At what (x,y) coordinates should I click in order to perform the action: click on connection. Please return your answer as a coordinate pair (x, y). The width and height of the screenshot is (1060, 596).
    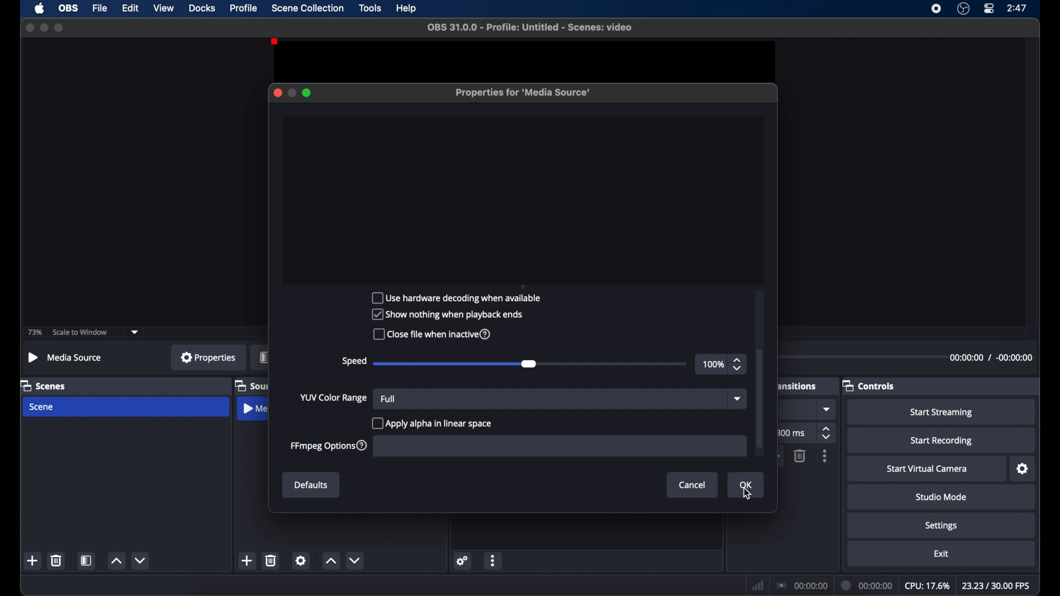
    Looking at the image, I should click on (802, 586).